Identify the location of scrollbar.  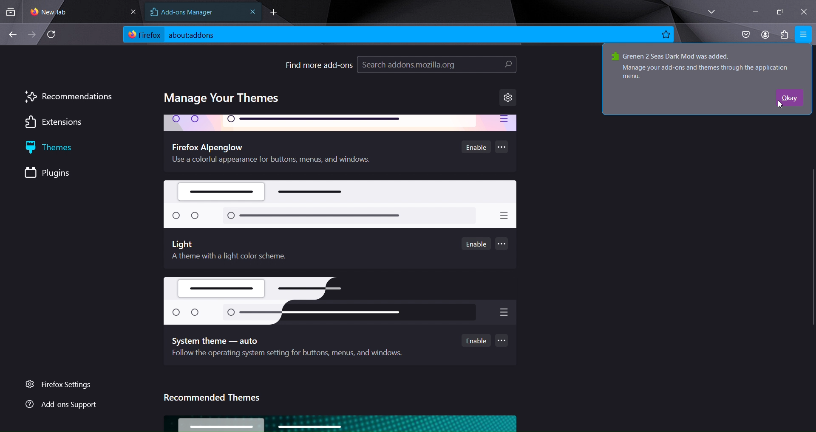
(811, 186).